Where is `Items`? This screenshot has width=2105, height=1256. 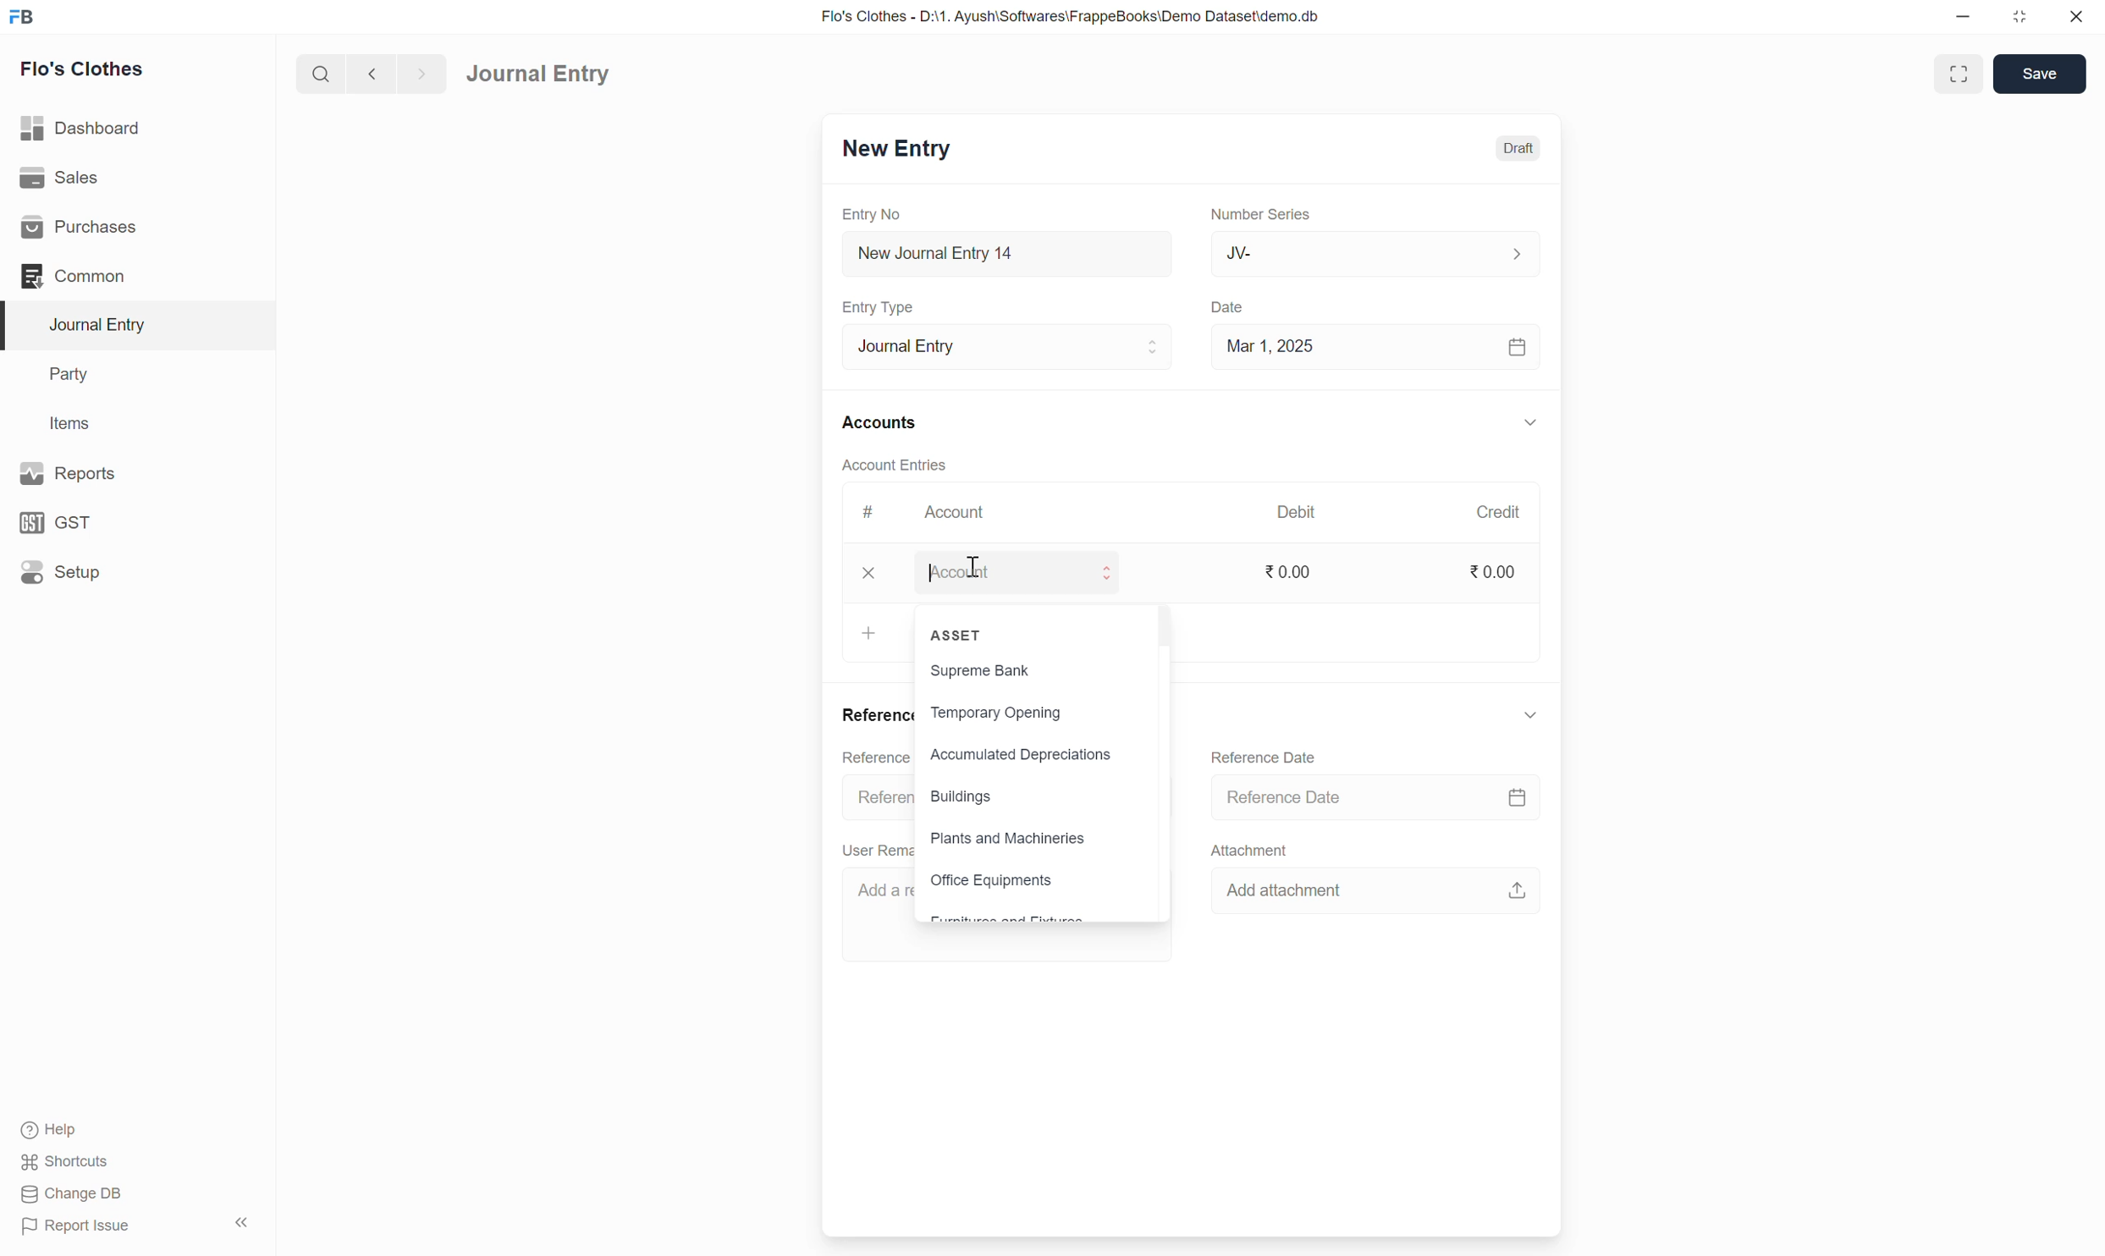
Items is located at coordinates (69, 422).